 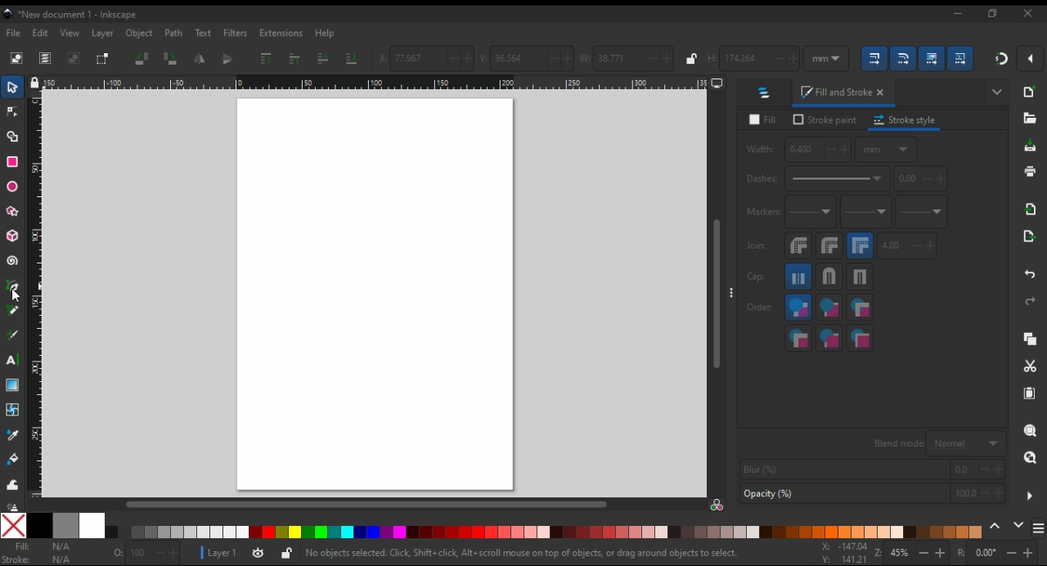 What do you see at coordinates (1033, 339) in the screenshot?
I see `copy` at bounding box center [1033, 339].